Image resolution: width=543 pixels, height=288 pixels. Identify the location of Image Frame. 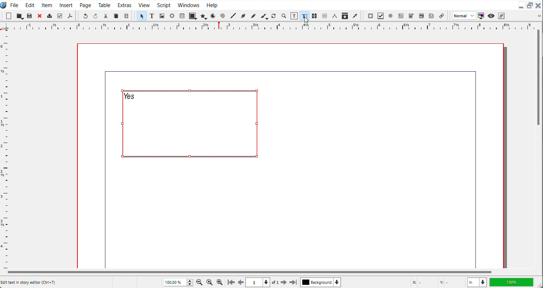
(162, 16).